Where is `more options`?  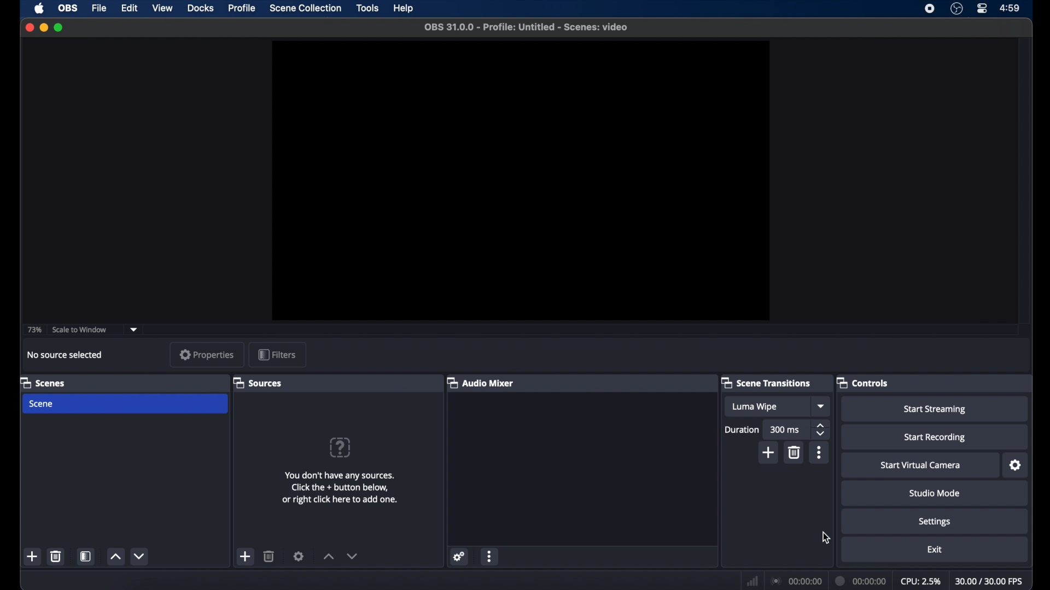
more options is located at coordinates (490, 556).